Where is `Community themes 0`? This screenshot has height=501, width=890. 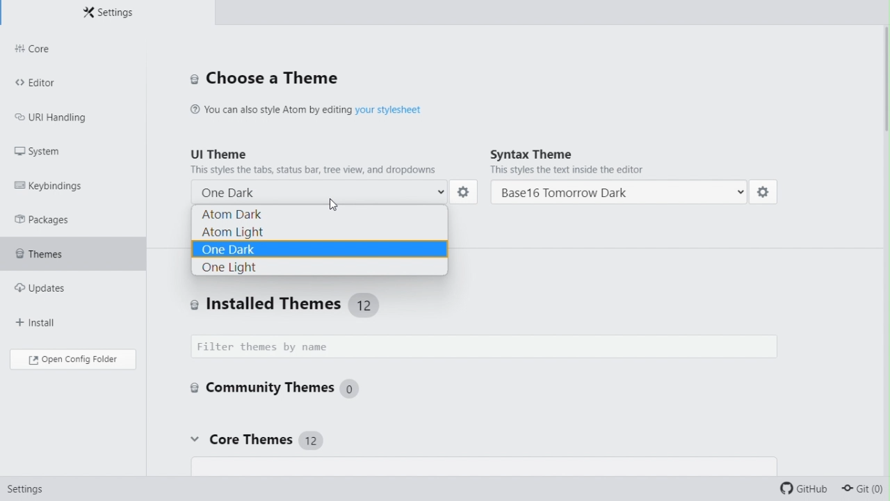 Community themes 0 is located at coordinates (274, 387).